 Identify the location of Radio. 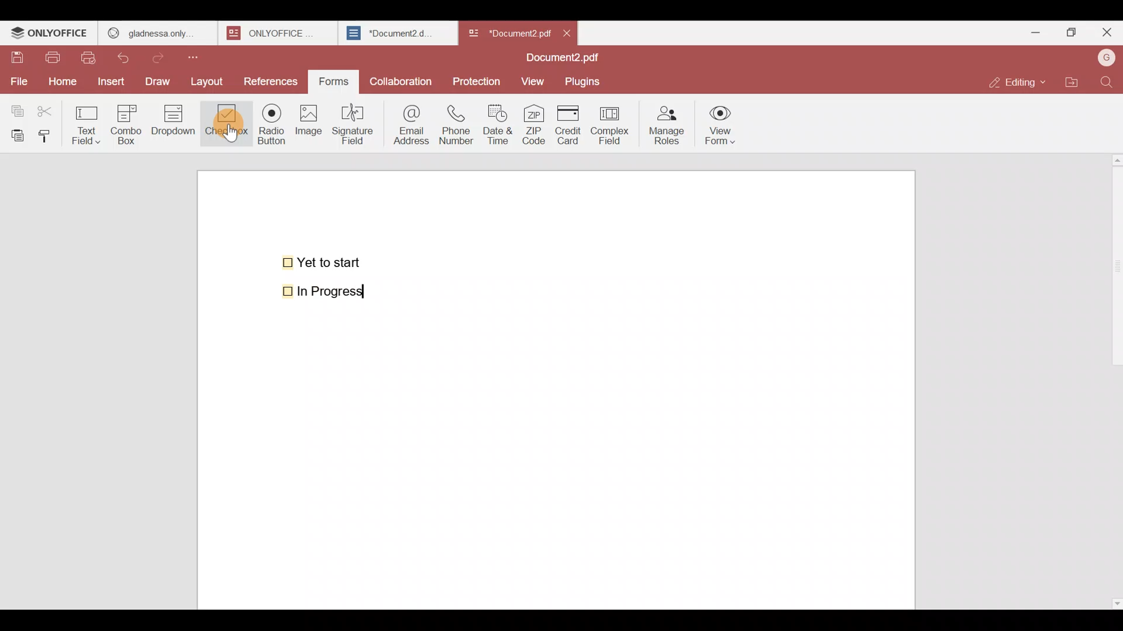
(268, 127).